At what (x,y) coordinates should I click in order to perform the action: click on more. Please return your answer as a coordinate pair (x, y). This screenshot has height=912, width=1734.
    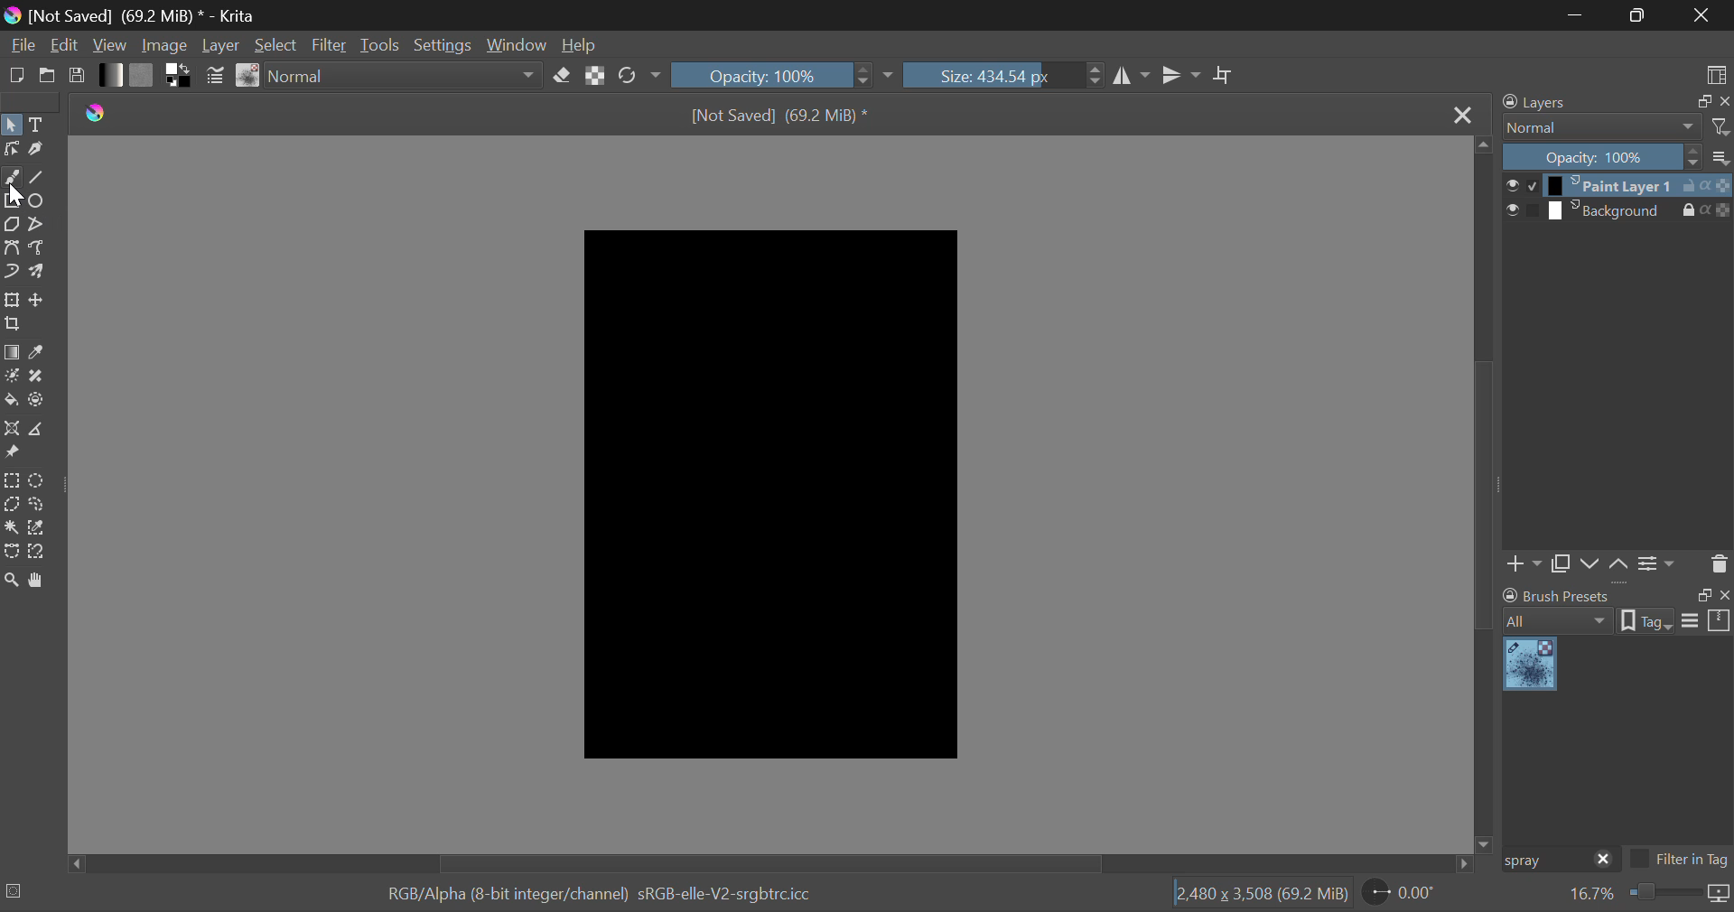
    Looking at the image, I should click on (1721, 156).